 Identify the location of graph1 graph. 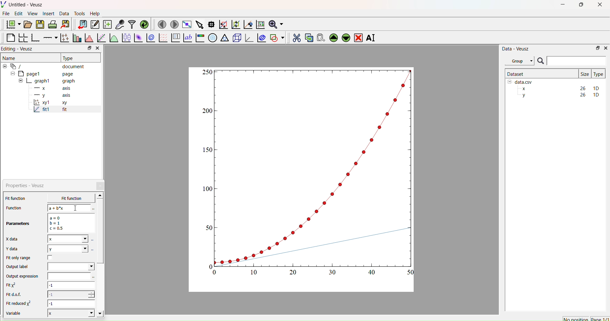
(47, 81).